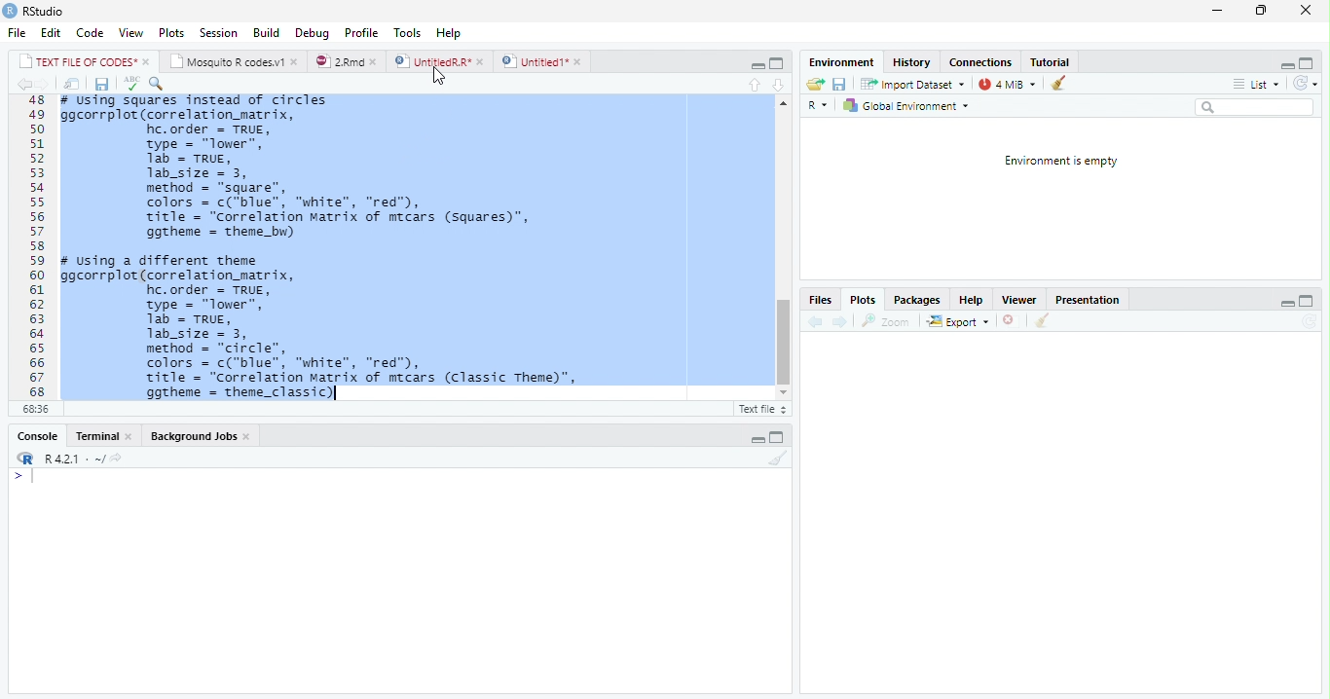  I want to click on  Global Environment +, so click(912, 106).